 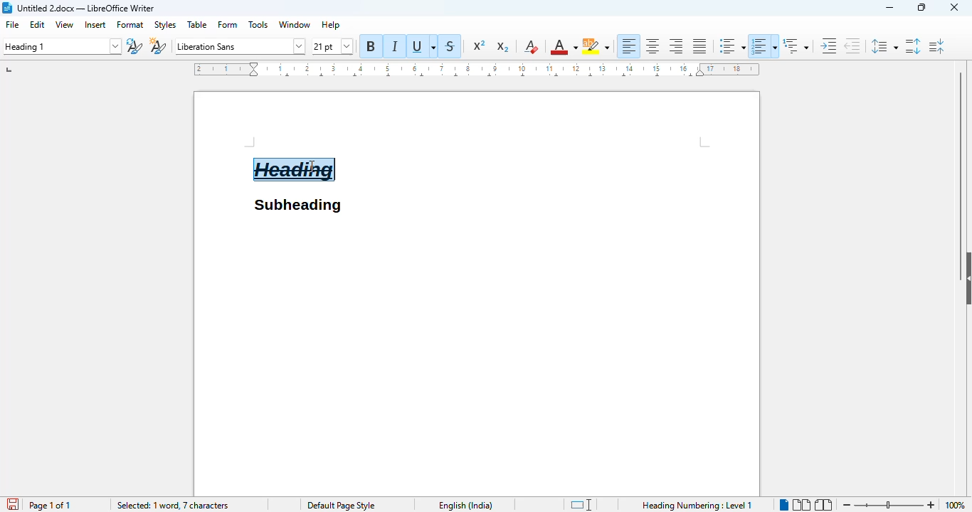 I want to click on zoom out, so click(x=845, y=505).